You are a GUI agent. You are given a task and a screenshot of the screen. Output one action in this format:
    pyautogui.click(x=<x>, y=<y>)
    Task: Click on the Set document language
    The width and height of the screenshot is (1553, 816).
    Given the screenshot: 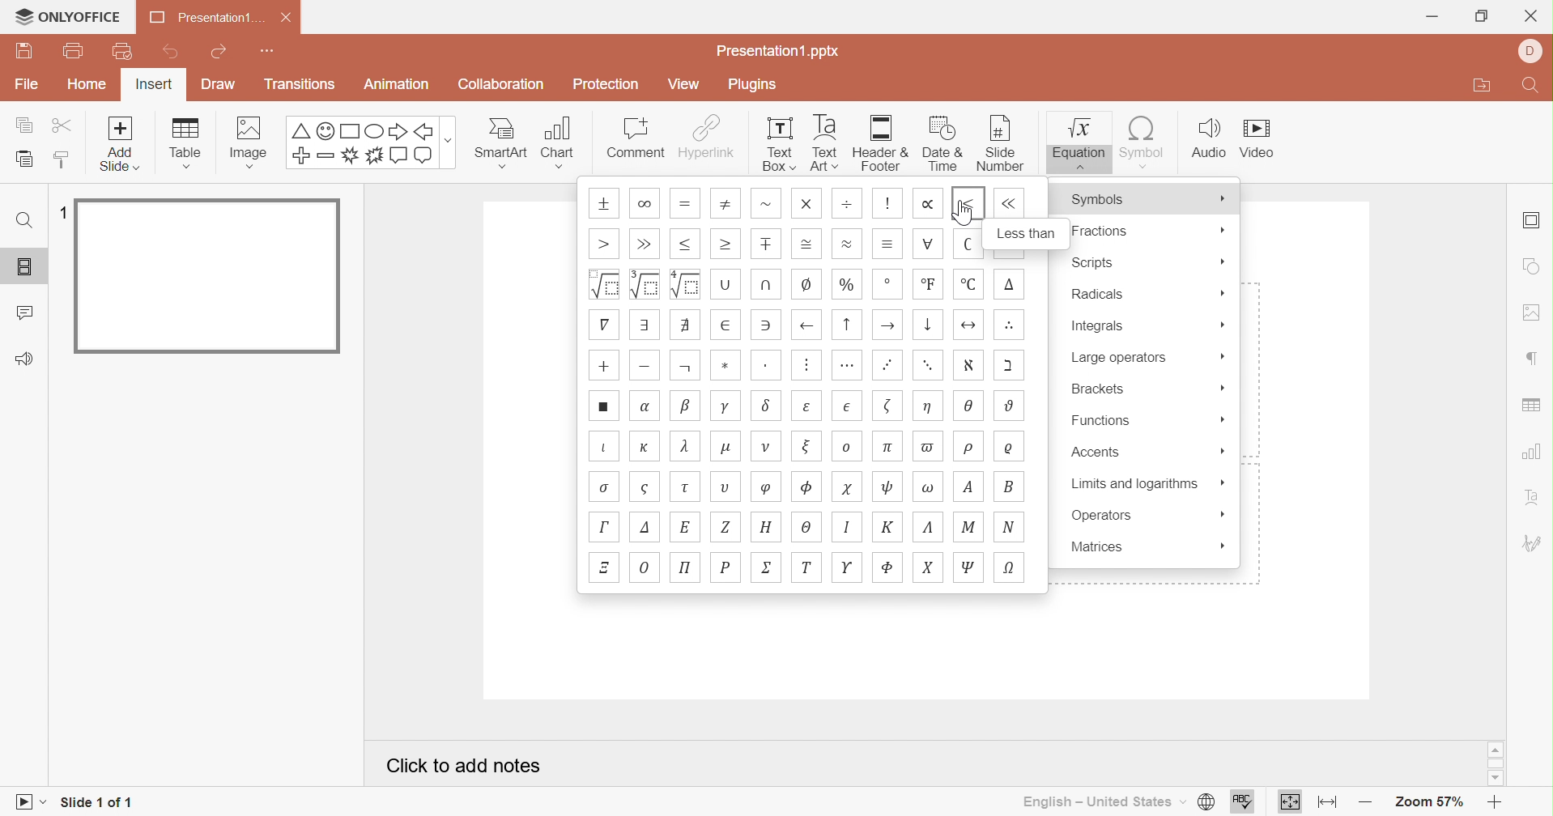 What is the action you would take?
    pyautogui.click(x=1206, y=803)
    